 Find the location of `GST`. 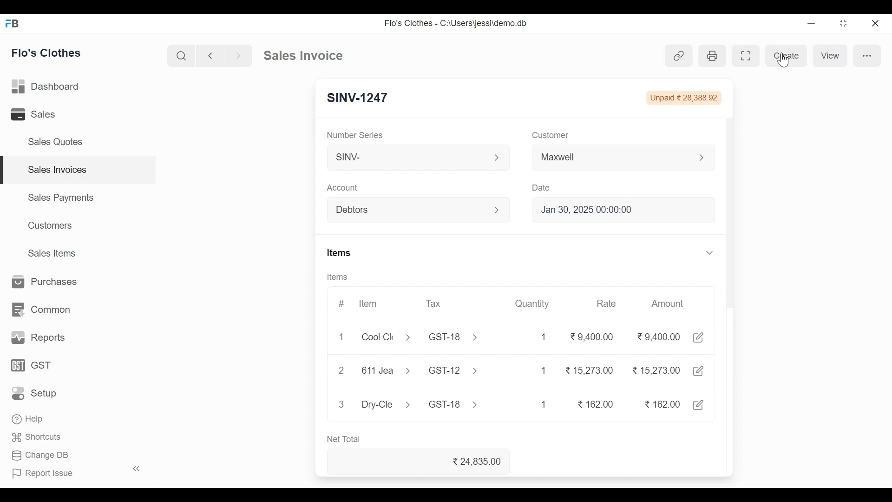

GST is located at coordinates (31, 366).